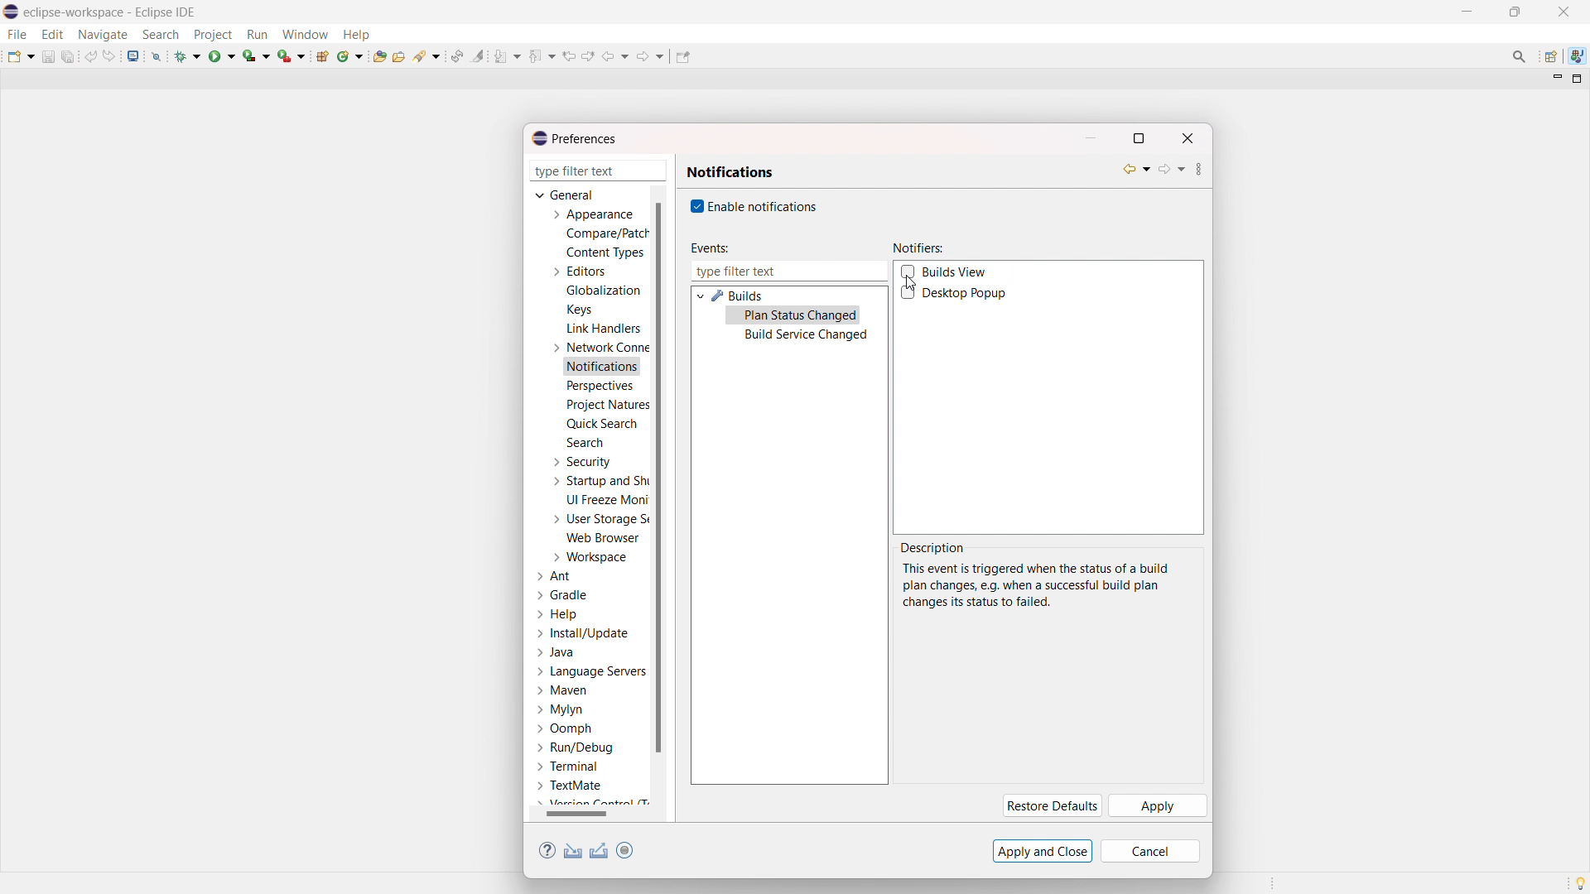  I want to click on foreward, so click(651, 55).